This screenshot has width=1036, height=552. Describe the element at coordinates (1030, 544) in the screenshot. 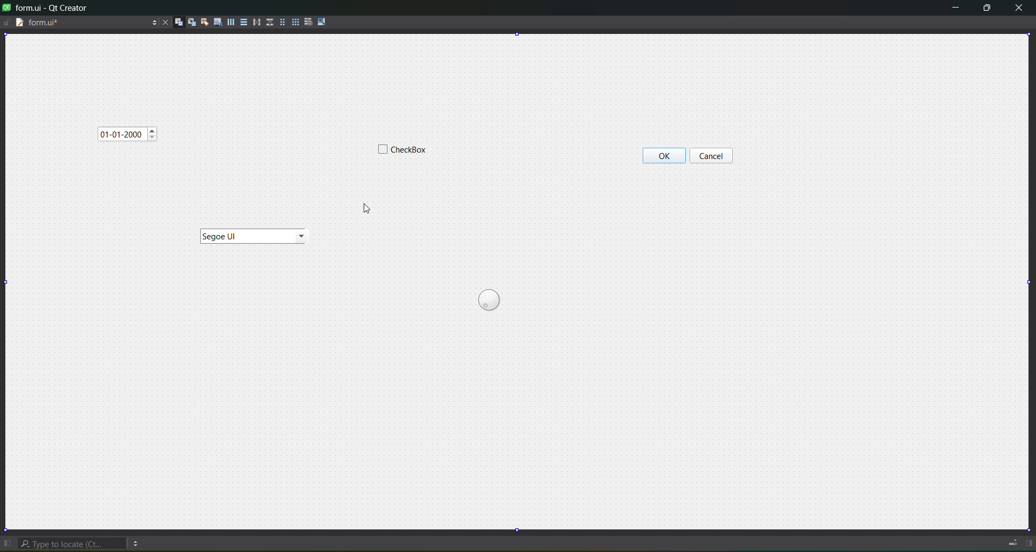

I see `show right sidebar` at that location.